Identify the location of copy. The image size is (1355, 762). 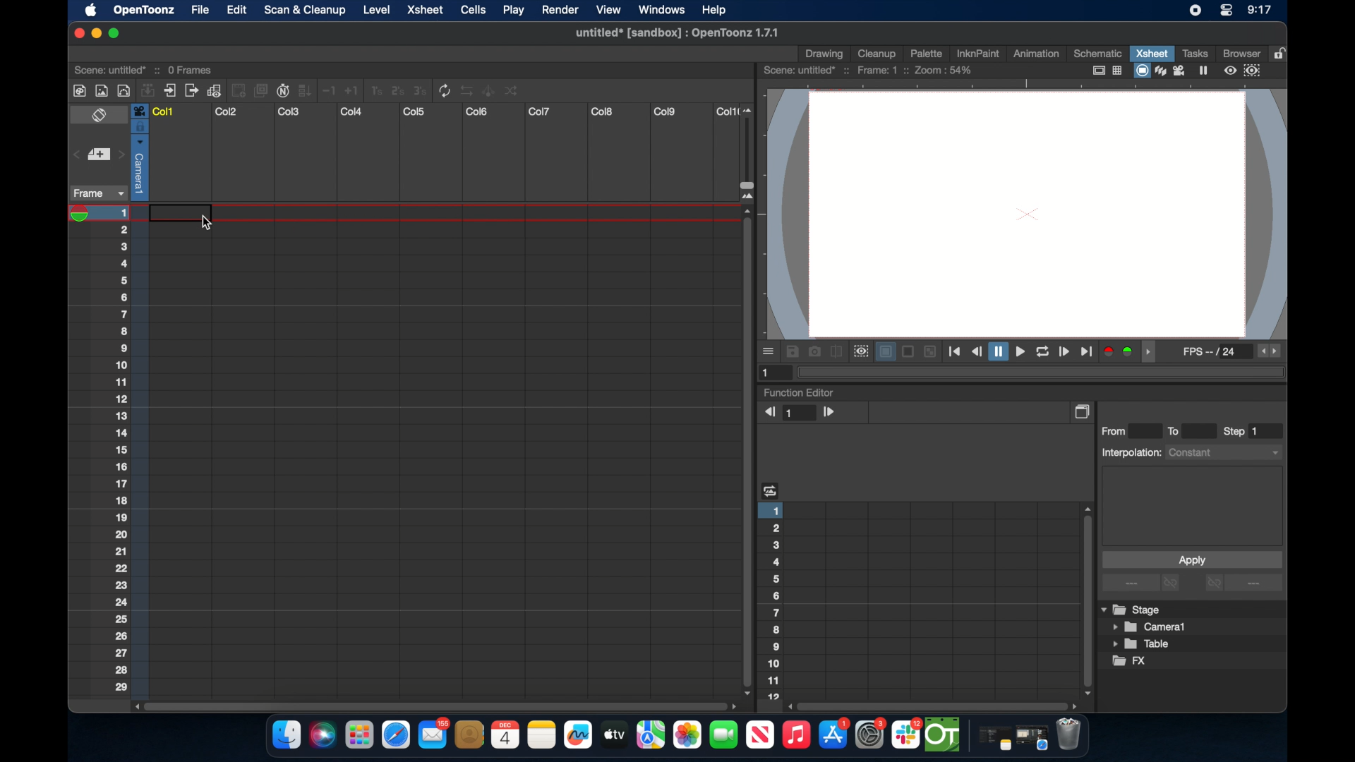
(1084, 411).